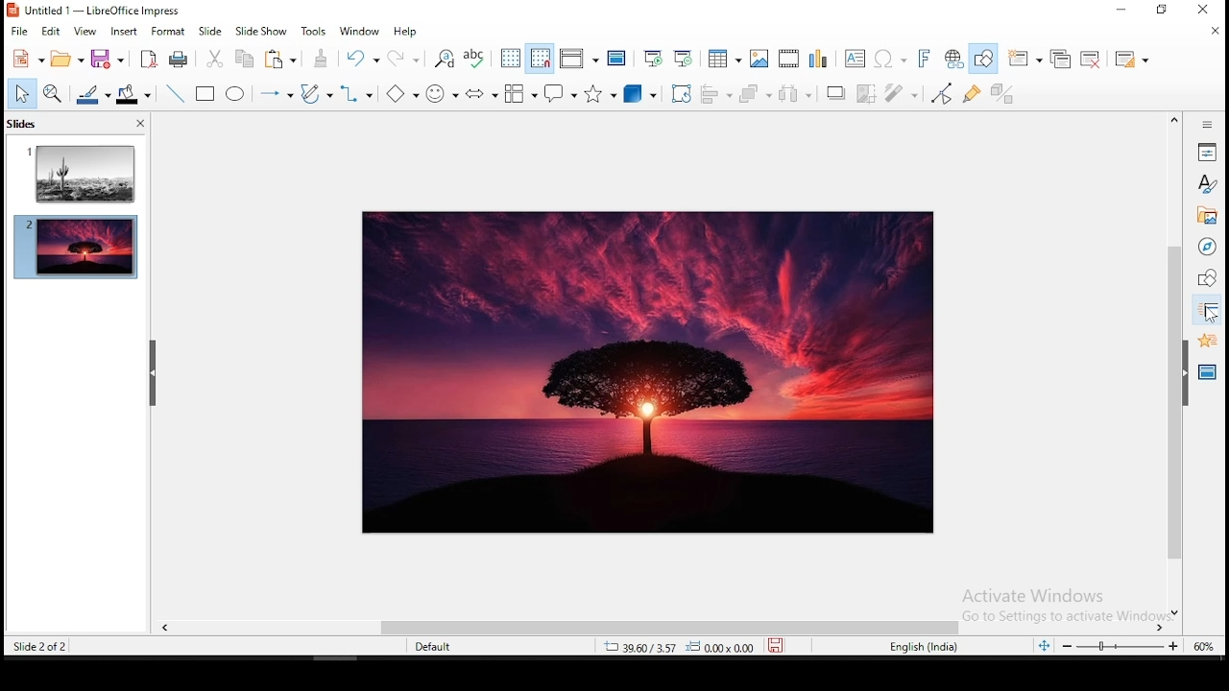  I want to click on find and replace, so click(446, 59).